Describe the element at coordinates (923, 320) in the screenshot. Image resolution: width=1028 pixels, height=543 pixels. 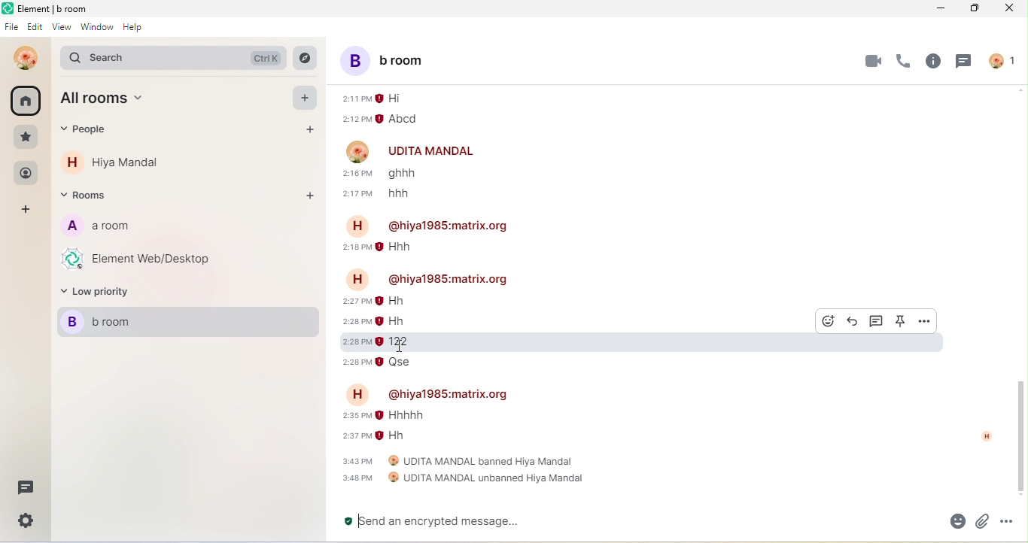
I see `option` at that location.